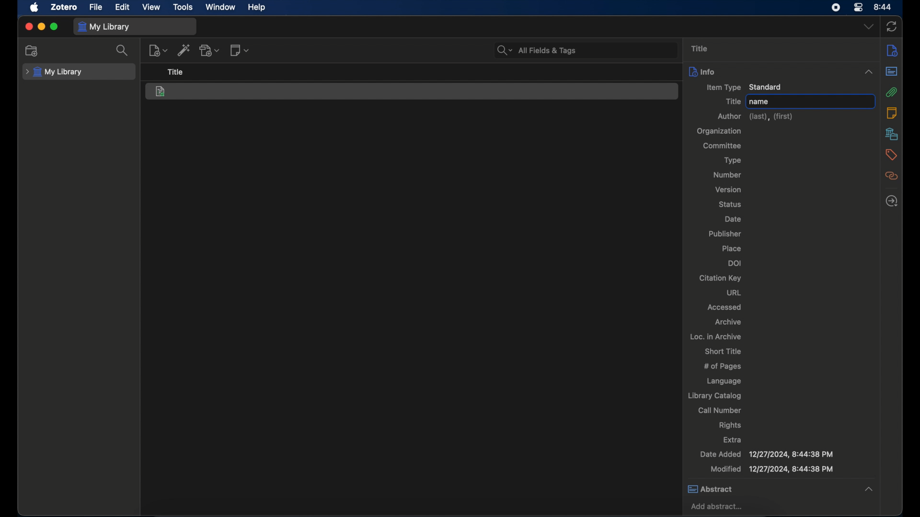  I want to click on title, so click(176, 72).